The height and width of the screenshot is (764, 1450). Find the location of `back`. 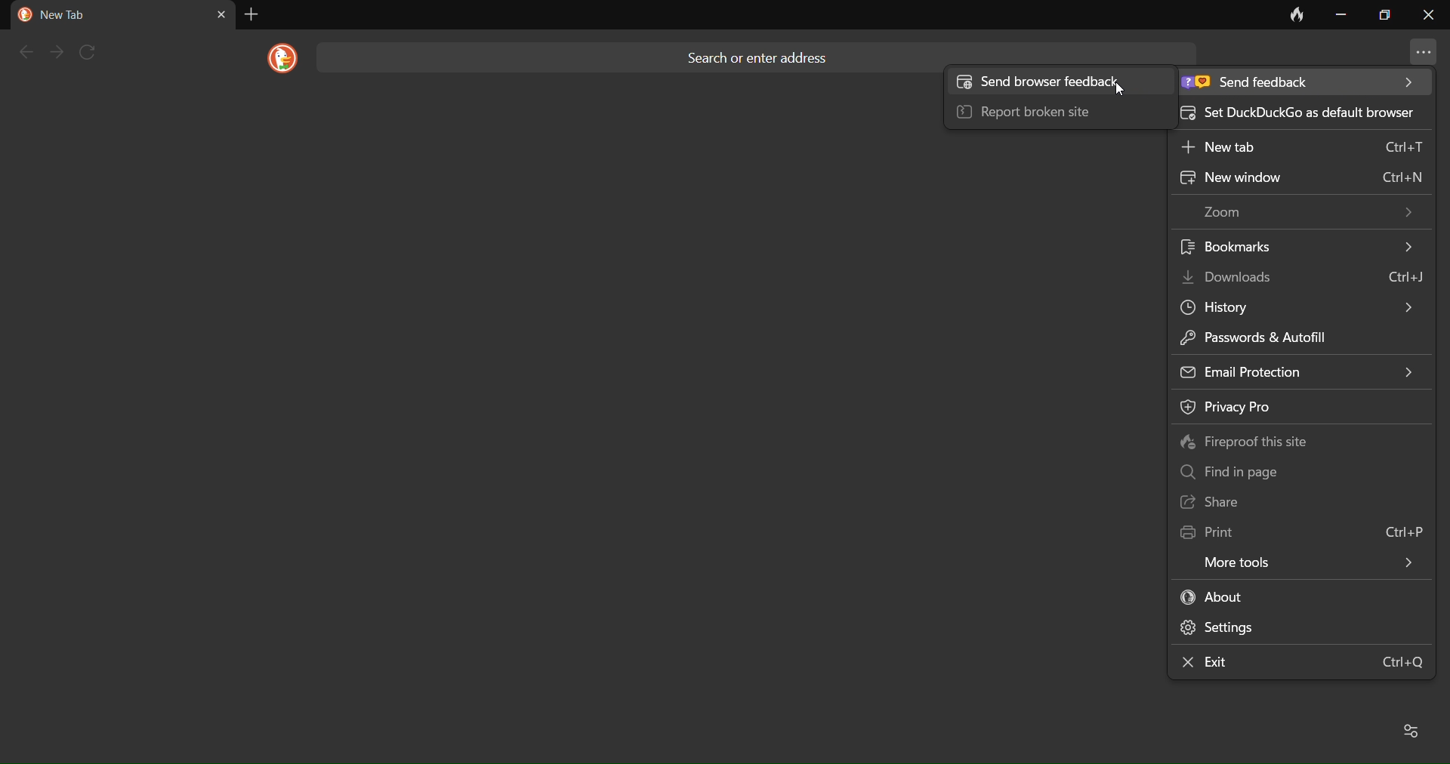

back is located at coordinates (24, 52).